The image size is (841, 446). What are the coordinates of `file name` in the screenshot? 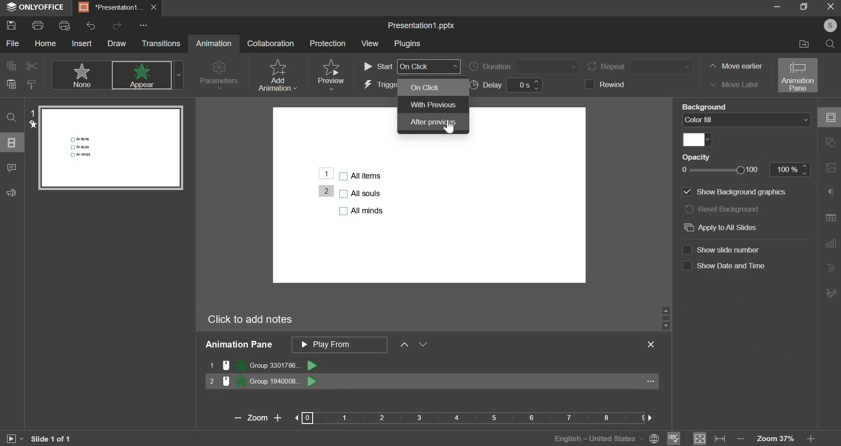 It's located at (421, 26).